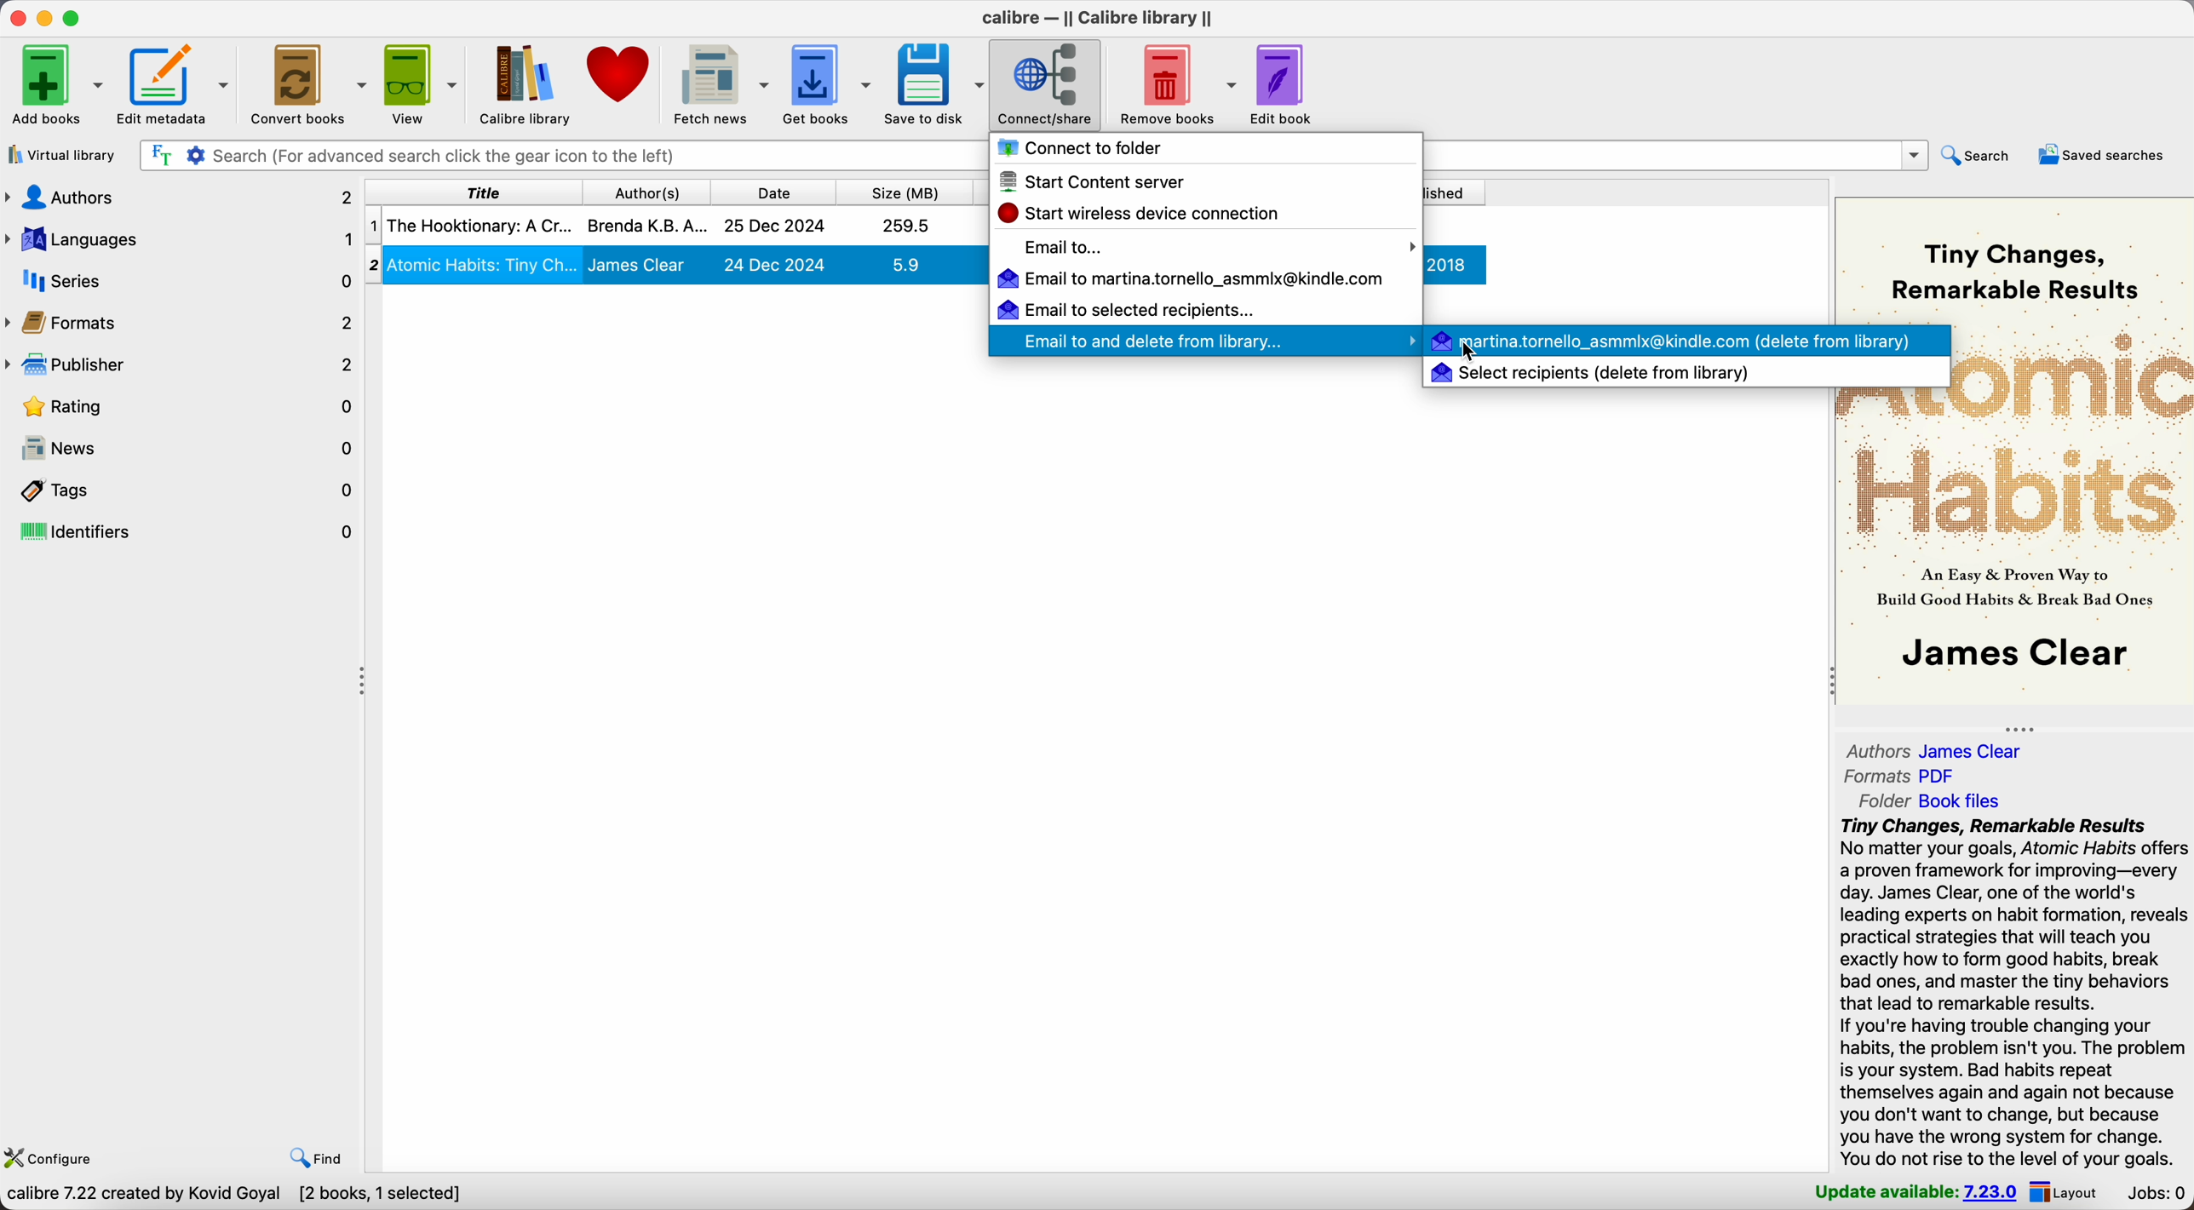 This screenshot has height=1210, width=2194. What do you see at coordinates (647, 224) in the screenshot?
I see `Brenda K.B.A.` at bounding box center [647, 224].